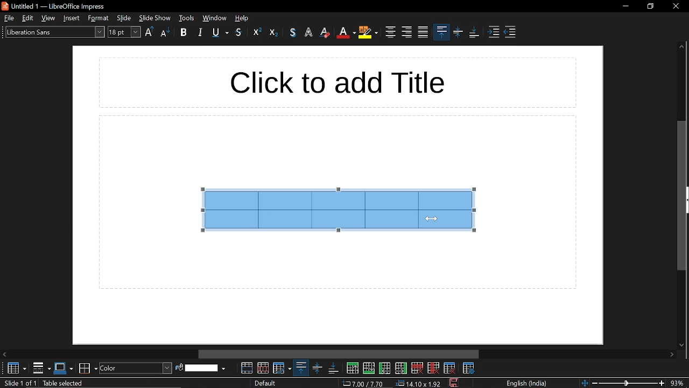  Describe the element at coordinates (585, 382) in the screenshot. I see `fit to page ` at that location.